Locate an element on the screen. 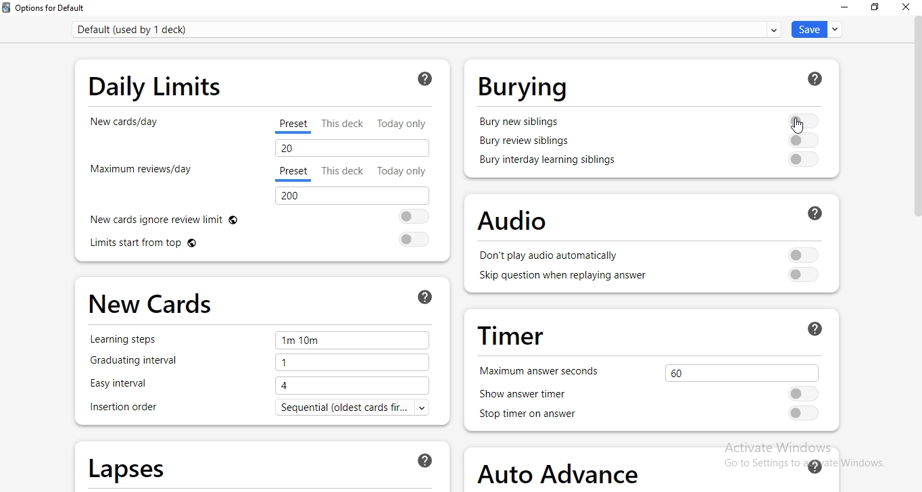 Image resolution: width=922 pixels, height=492 pixels. bury interday learning siblings is located at coordinates (548, 162).